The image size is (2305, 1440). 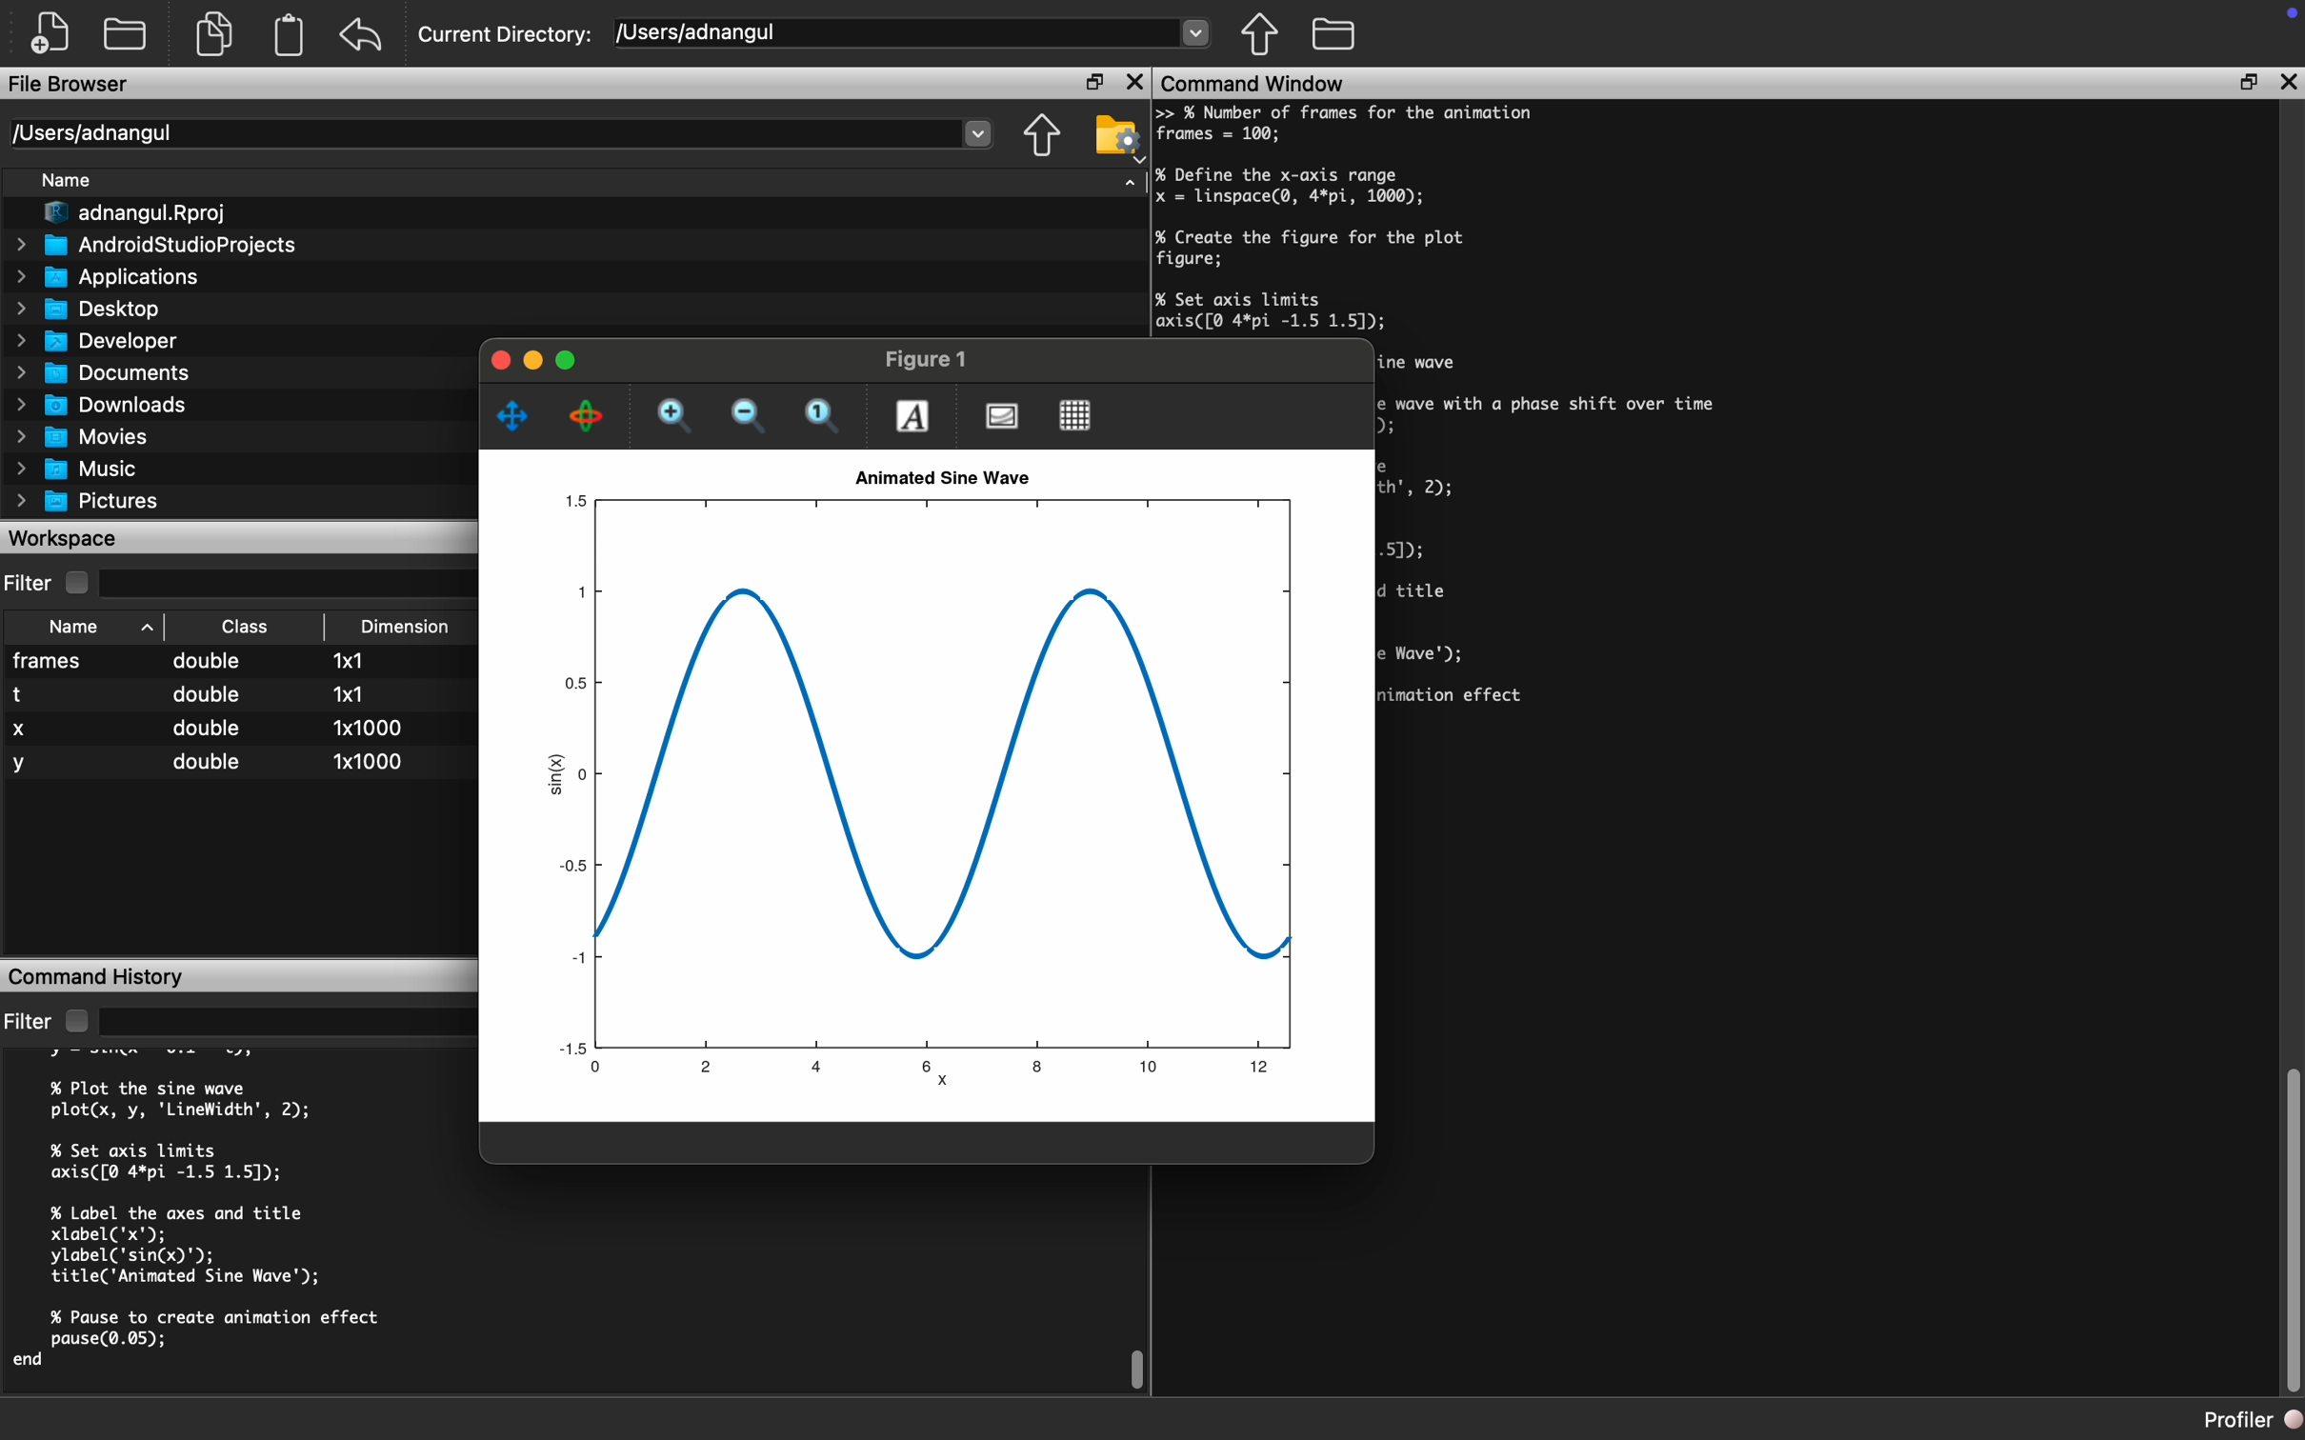 I want to click on Desktop, so click(x=90, y=310).